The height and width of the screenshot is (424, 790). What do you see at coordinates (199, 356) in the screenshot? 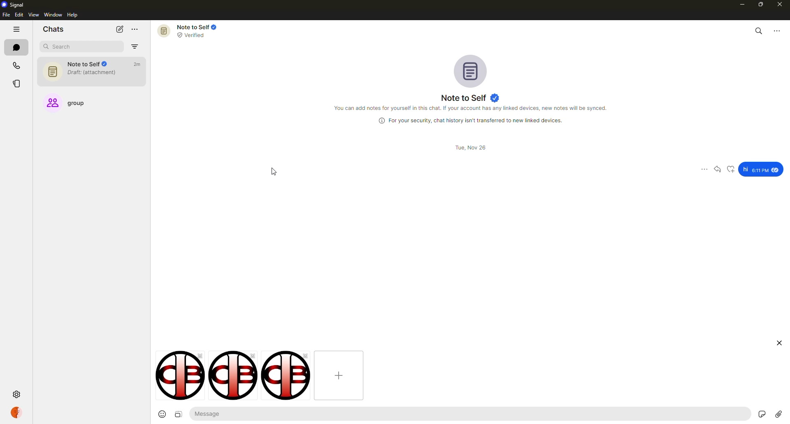
I see `close` at bounding box center [199, 356].